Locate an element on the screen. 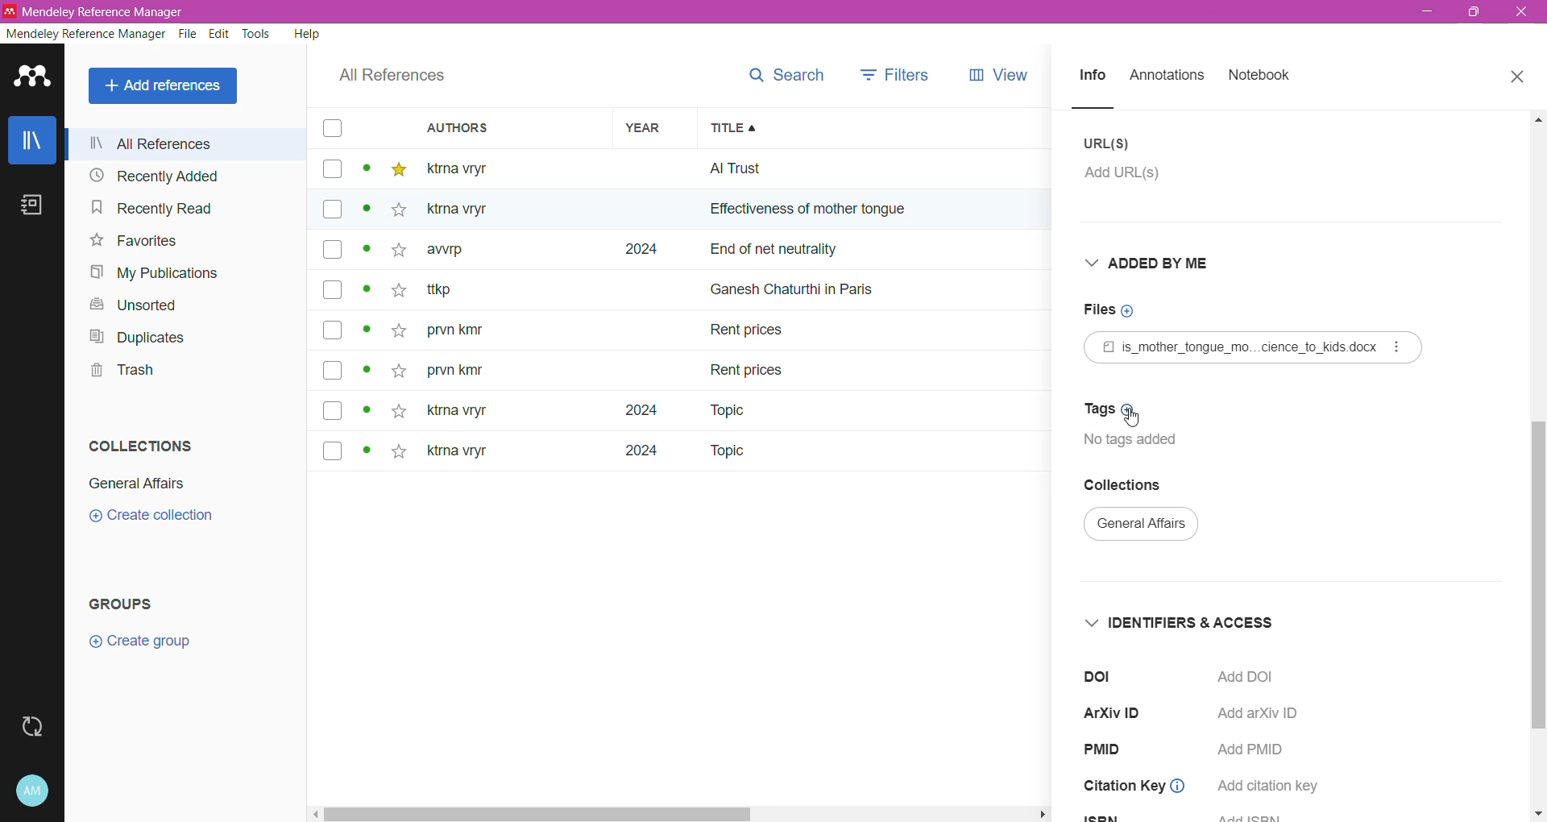  prvn kity is located at coordinates (455, 372).